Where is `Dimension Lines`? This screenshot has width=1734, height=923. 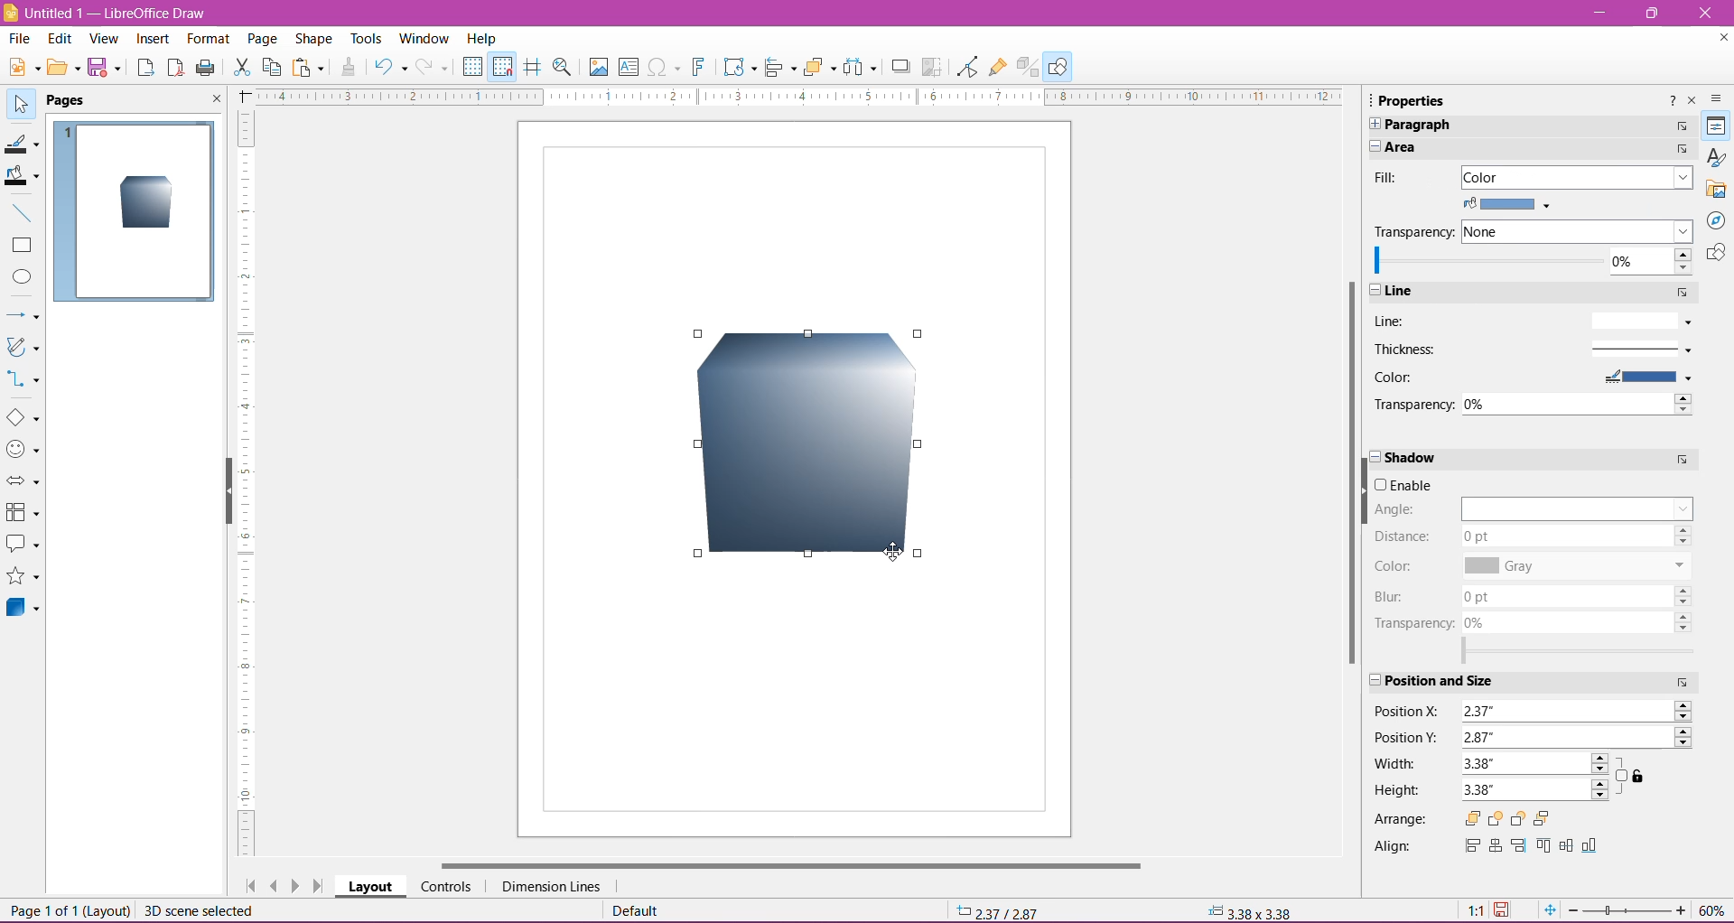
Dimension Lines is located at coordinates (553, 887).